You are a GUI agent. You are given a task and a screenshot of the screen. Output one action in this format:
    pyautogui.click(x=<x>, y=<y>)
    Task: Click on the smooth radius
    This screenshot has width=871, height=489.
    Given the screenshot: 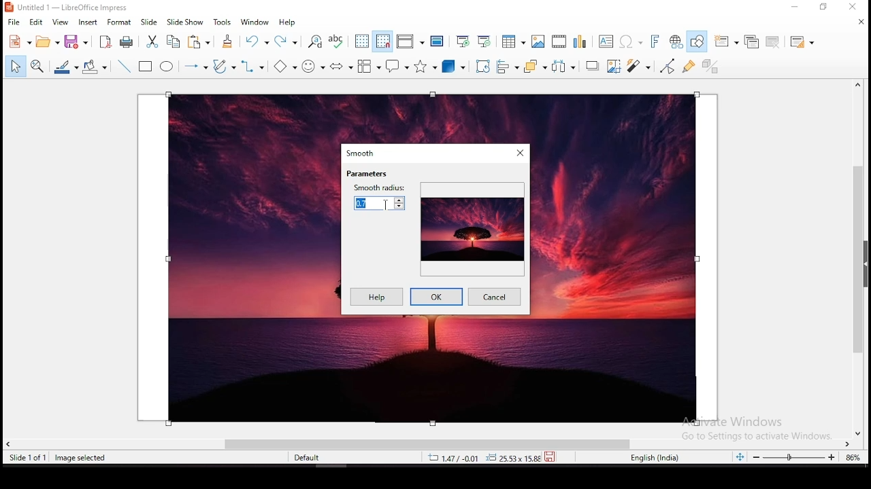 What is the action you would take?
    pyautogui.click(x=378, y=197)
    